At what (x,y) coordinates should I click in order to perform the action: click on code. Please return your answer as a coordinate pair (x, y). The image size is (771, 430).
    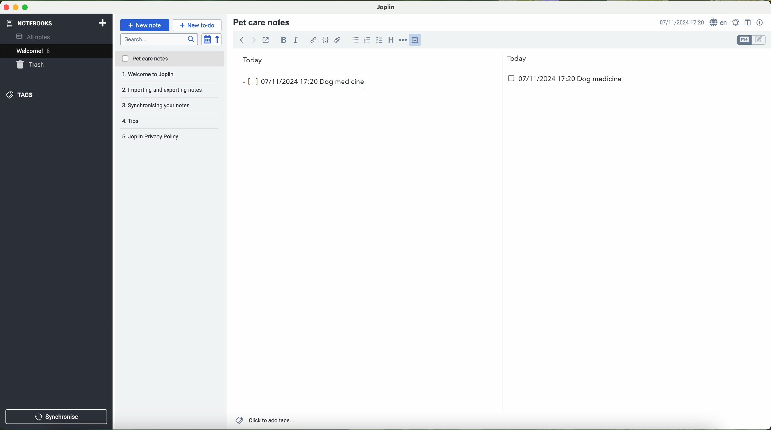
    Looking at the image, I should click on (325, 40).